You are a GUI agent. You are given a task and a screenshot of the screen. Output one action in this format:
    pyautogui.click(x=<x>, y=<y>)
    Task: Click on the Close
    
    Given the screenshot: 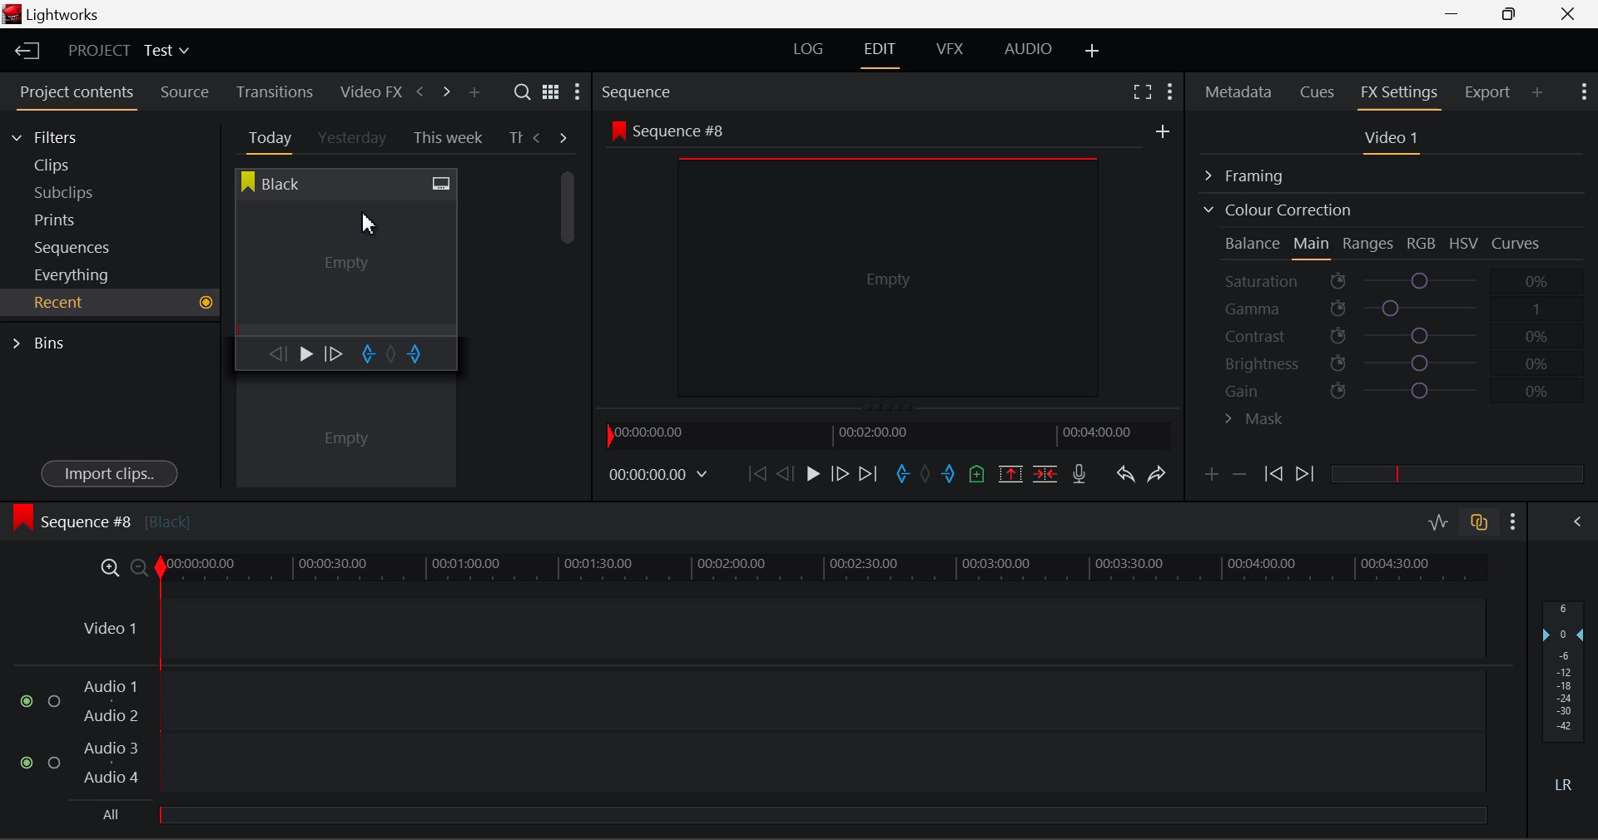 What is the action you would take?
    pyautogui.click(x=1571, y=14)
    